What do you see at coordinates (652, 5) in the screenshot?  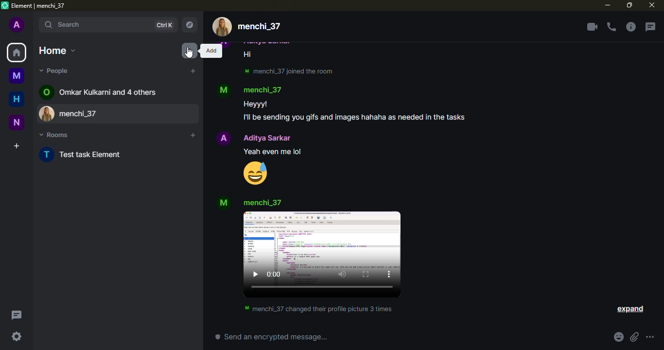 I see `close` at bounding box center [652, 5].